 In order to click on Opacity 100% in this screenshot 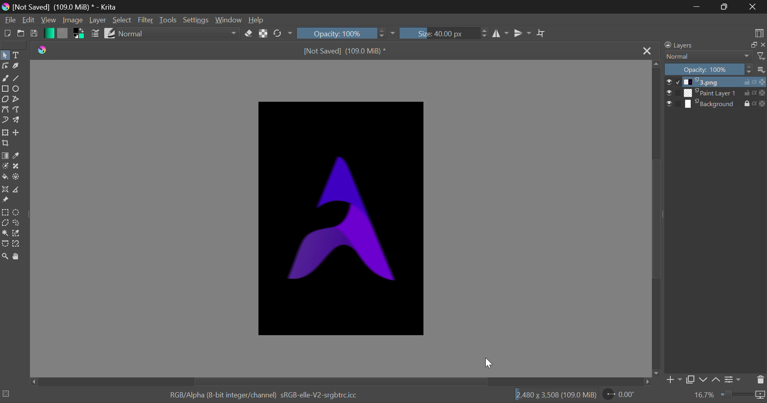, I will do `click(716, 70)`.